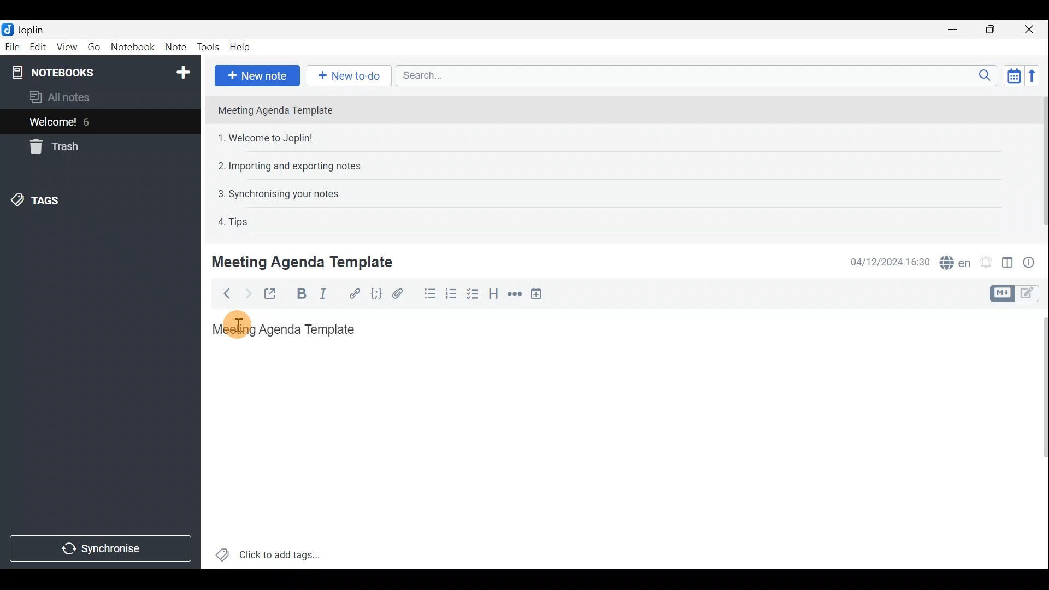 The image size is (1049, 590). Describe the element at coordinates (273, 294) in the screenshot. I see `Toggle external editing` at that location.